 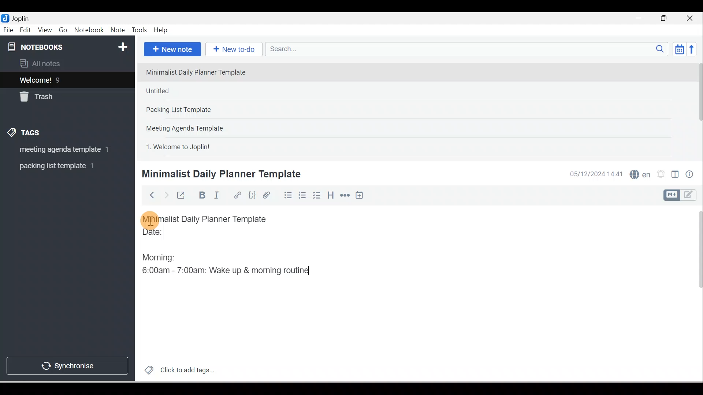 What do you see at coordinates (62, 166) in the screenshot?
I see `Tag 2` at bounding box center [62, 166].